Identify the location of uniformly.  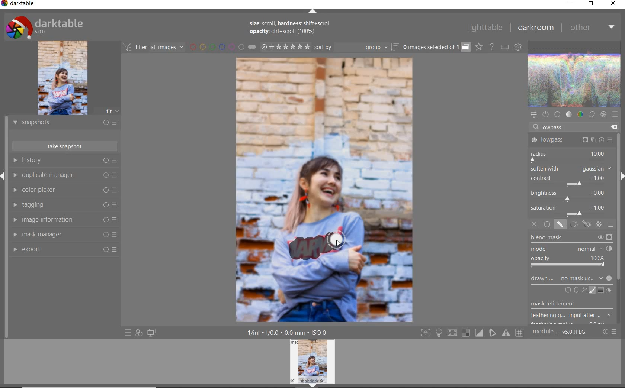
(547, 224).